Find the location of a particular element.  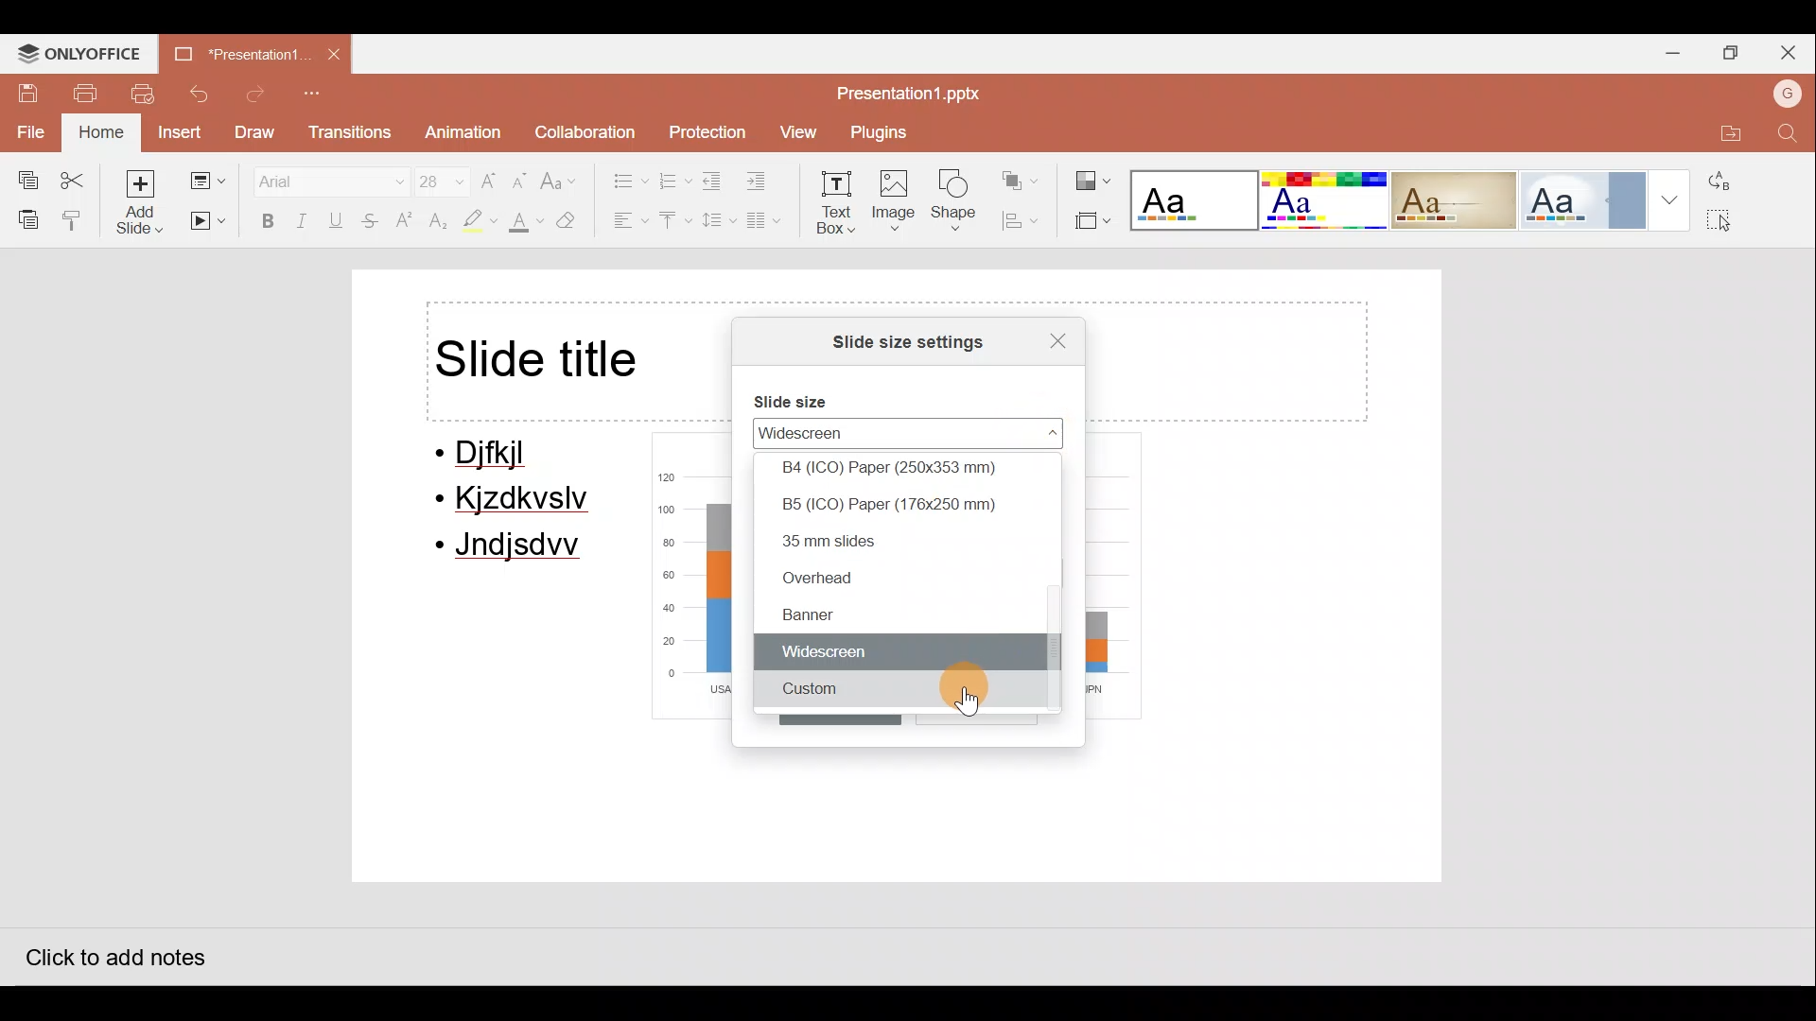

Strikethrough is located at coordinates (372, 223).